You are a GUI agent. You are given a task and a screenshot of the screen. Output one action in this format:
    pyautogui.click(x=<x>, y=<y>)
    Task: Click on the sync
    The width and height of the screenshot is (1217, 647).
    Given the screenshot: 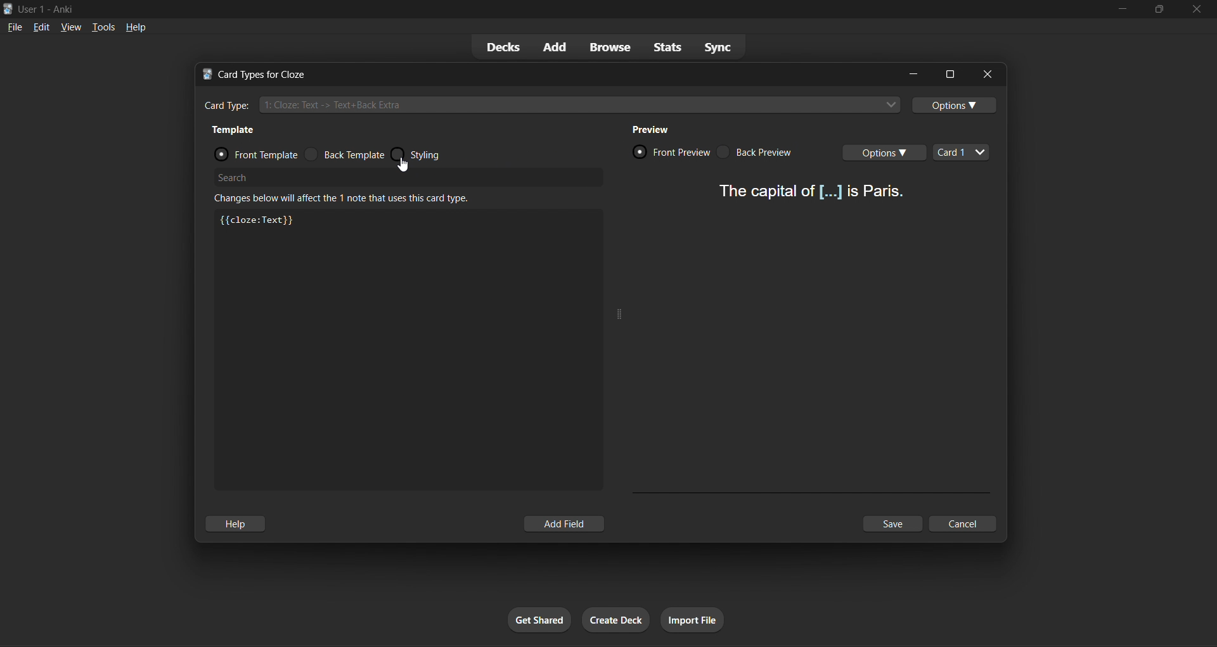 What is the action you would take?
    pyautogui.click(x=727, y=46)
    